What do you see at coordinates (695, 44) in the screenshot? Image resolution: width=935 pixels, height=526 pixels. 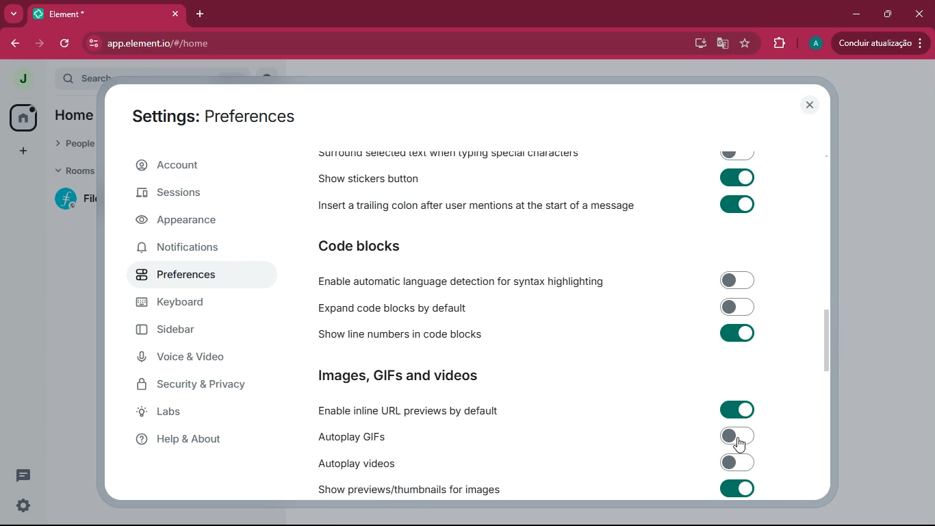 I see `desktop` at bounding box center [695, 44].